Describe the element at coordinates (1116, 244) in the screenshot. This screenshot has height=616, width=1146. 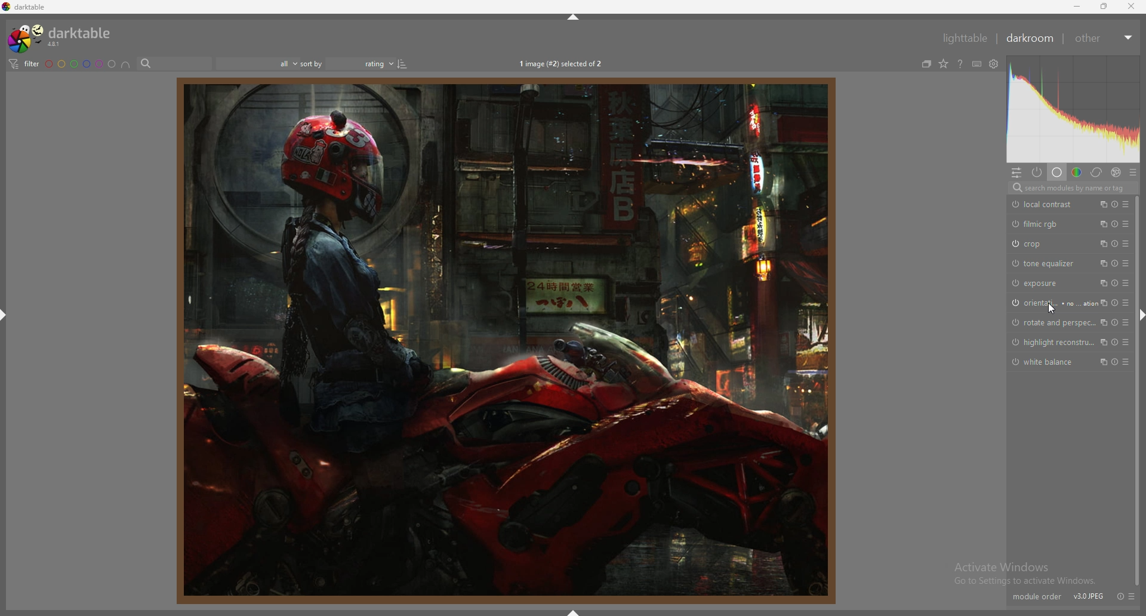
I see `reset` at that location.